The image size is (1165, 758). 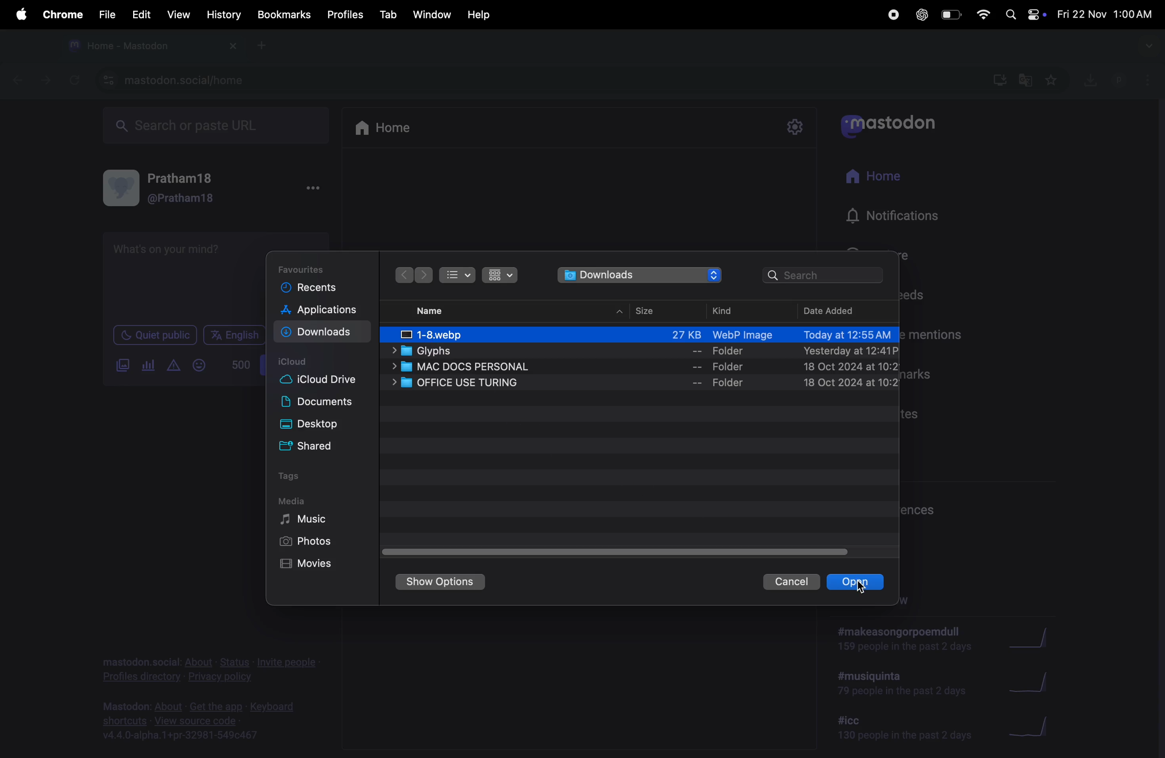 What do you see at coordinates (498, 275) in the screenshot?
I see `box view` at bounding box center [498, 275].